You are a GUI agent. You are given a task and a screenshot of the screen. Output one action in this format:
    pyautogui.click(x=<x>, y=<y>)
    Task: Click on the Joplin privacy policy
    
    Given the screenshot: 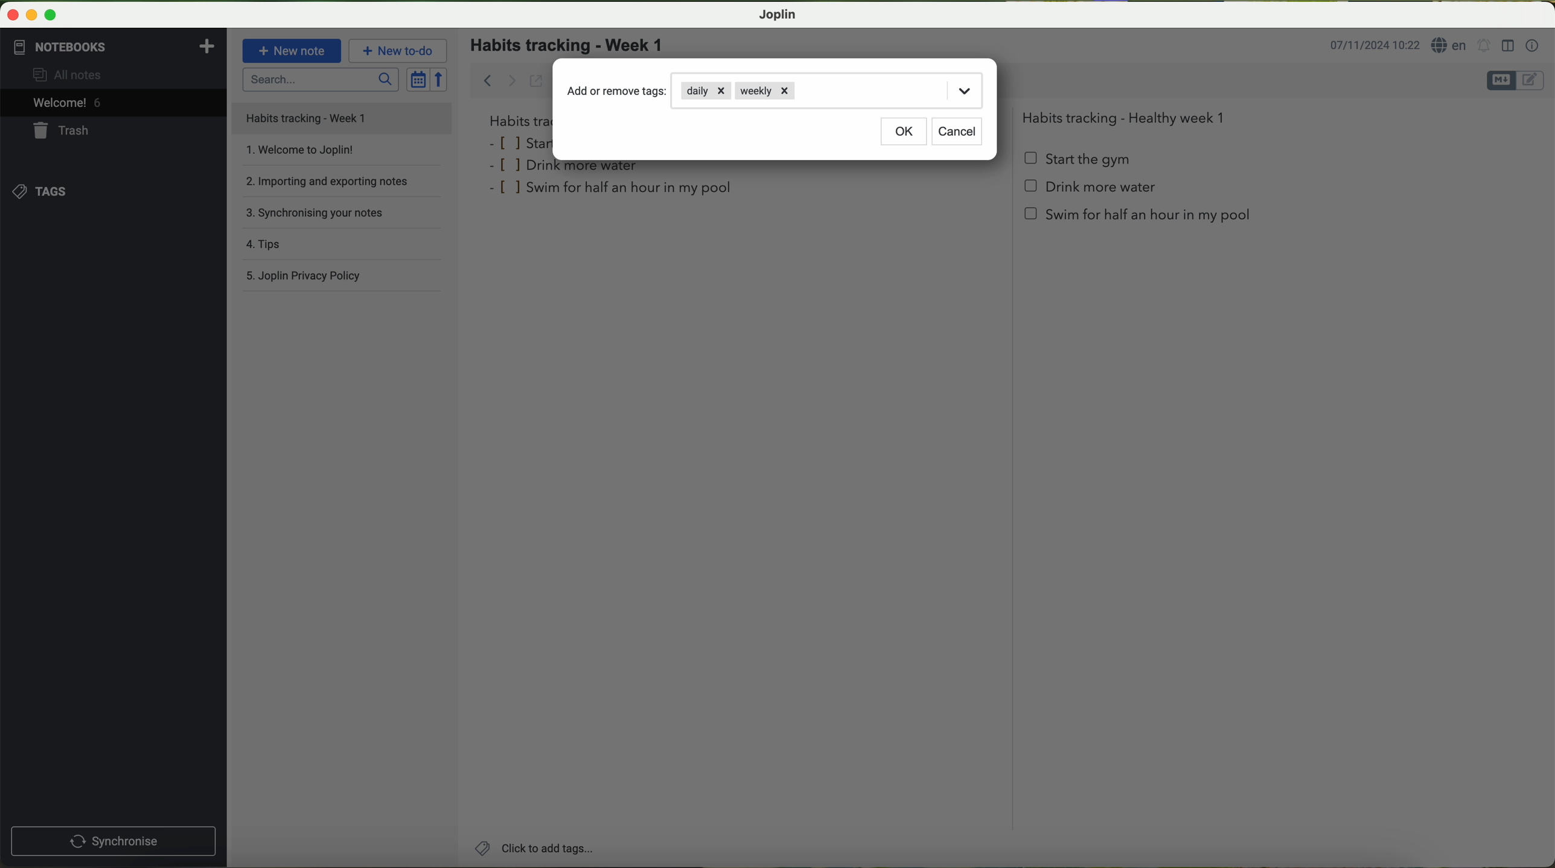 What is the action you would take?
    pyautogui.click(x=343, y=278)
    